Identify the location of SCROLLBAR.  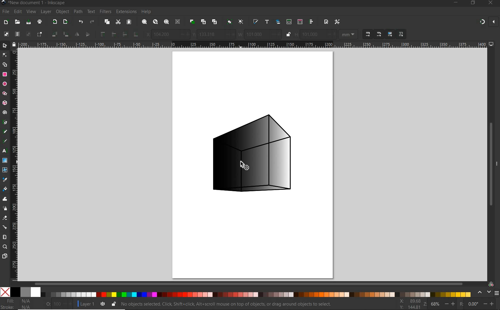
(249, 284).